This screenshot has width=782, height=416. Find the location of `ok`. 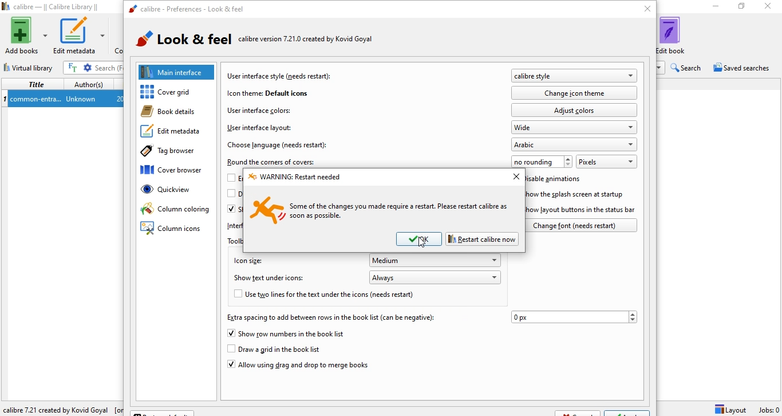

ok is located at coordinates (420, 239).